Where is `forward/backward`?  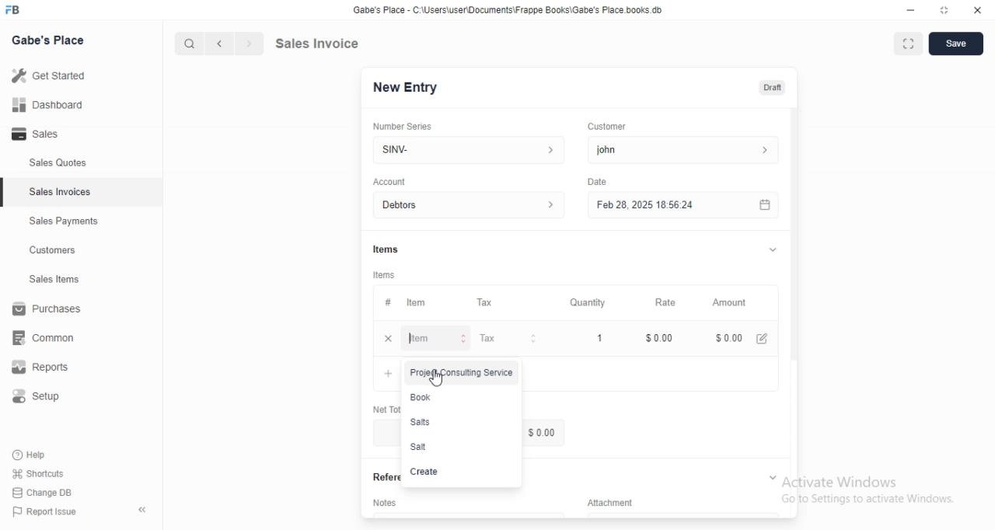 forward/backward is located at coordinates (233, 44).